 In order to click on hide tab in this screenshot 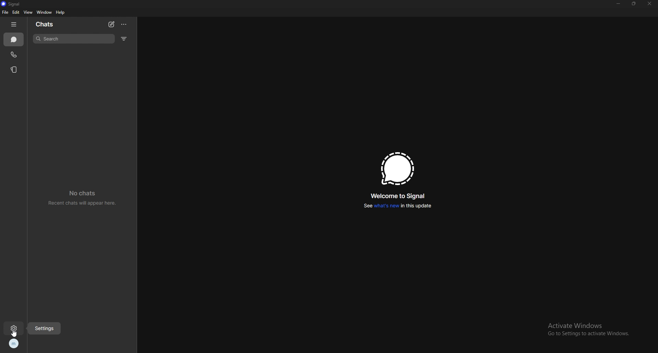, I will do `click(14, 24)`.